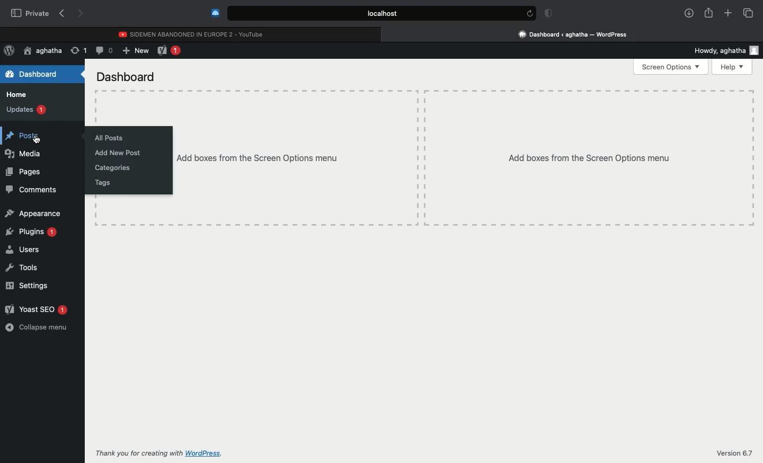  I want to click on User, so click(43, 51).